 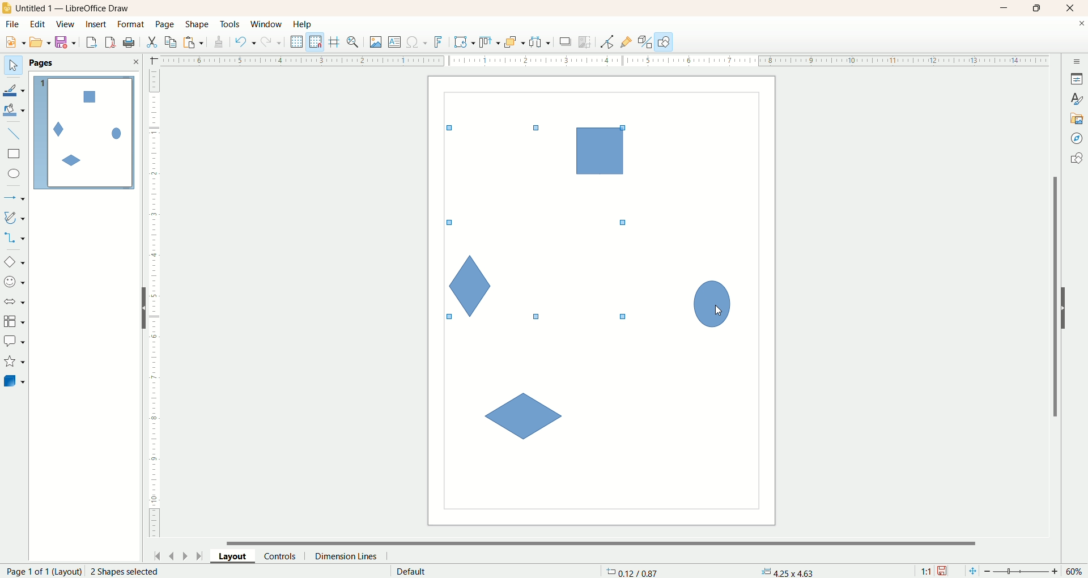 I want to click on 2 Shape selected, so click(x=124, y=571).